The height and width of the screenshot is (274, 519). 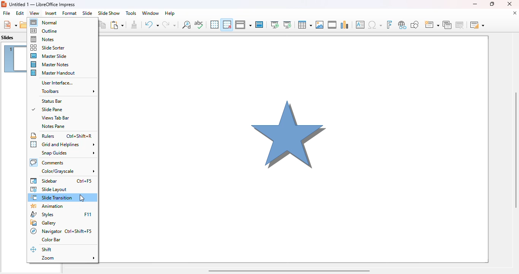 I want to click on insert fontwork text, so click(x=389, y=25).